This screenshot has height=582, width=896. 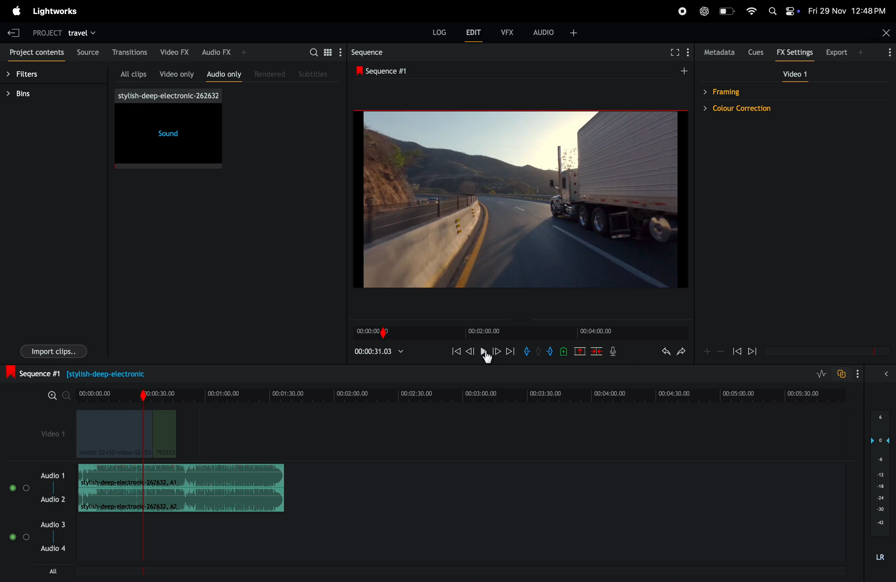 I want to click on Audio, so click(x=52, y=500).